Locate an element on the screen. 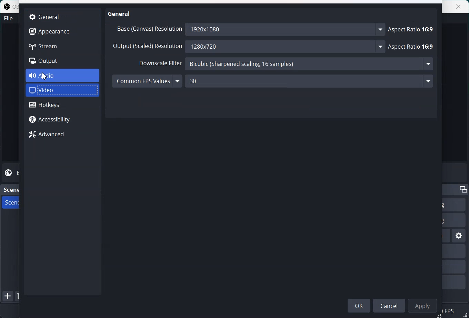 The image size is (469, 318). Apply is located at coordinates (424, 305).